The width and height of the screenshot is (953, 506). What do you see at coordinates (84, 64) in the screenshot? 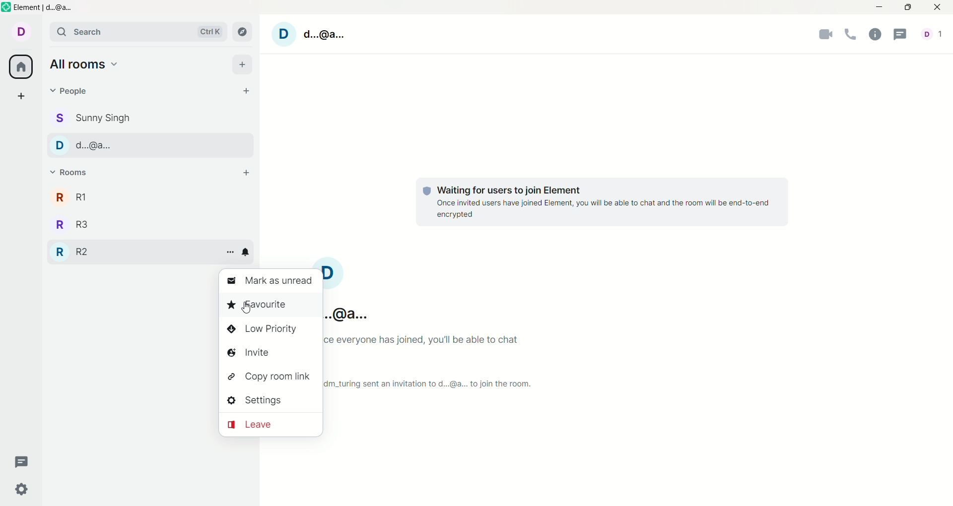
I see `all rooms` at bounding box center [84, 64].